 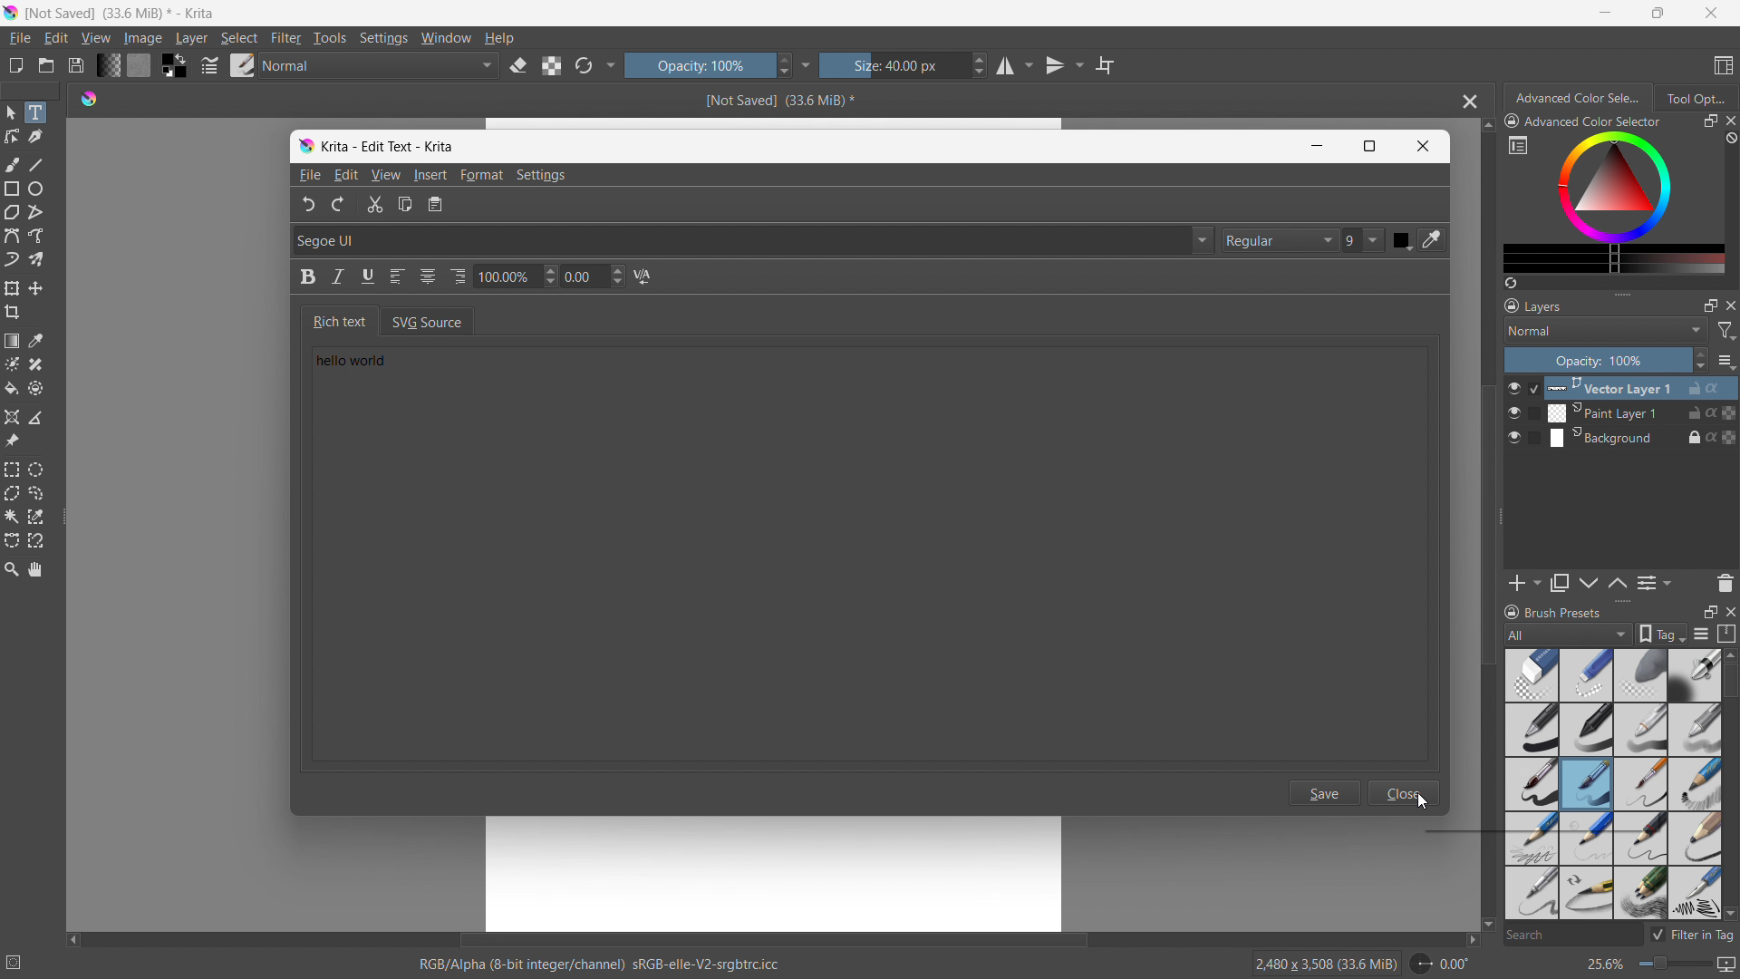 What do you see at coordinates (1425, 805) in the screenshot?
I see `cursor` at bounding box center [1425, 805].